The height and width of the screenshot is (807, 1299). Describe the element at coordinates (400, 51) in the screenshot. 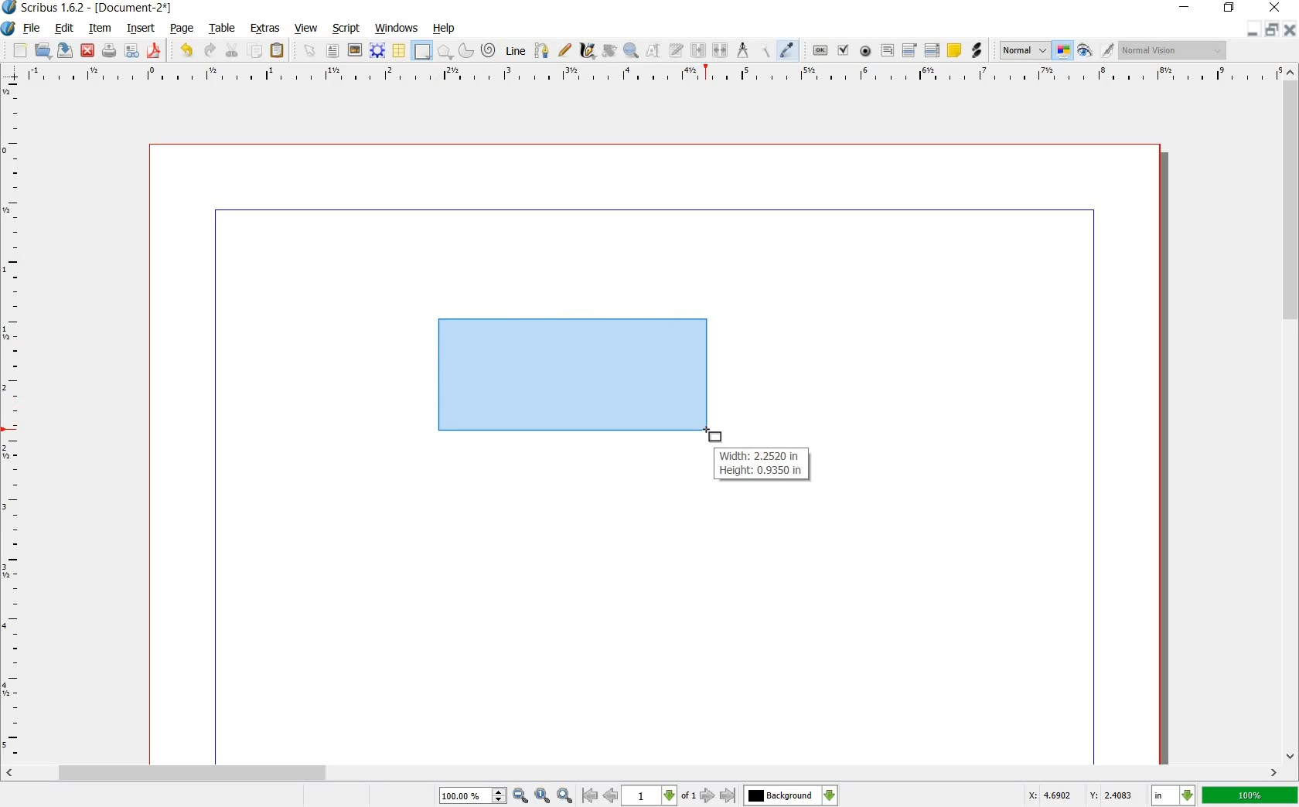

I see `TABLE` at that location.